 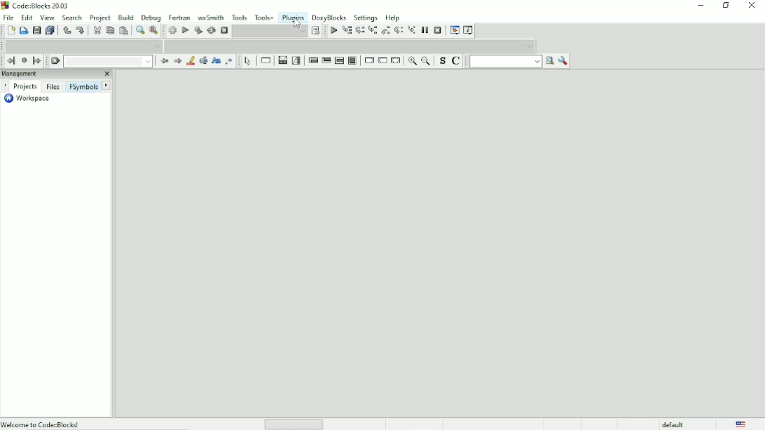 What do you see at coordinates (333, 31) in the screenshot?
I see `Run to cursor` at bounding box center [333, 31].